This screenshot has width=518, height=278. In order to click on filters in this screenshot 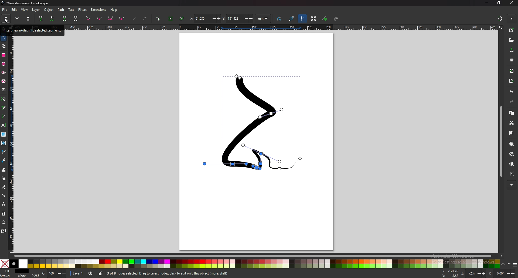, I will do `click(83, 10)`.